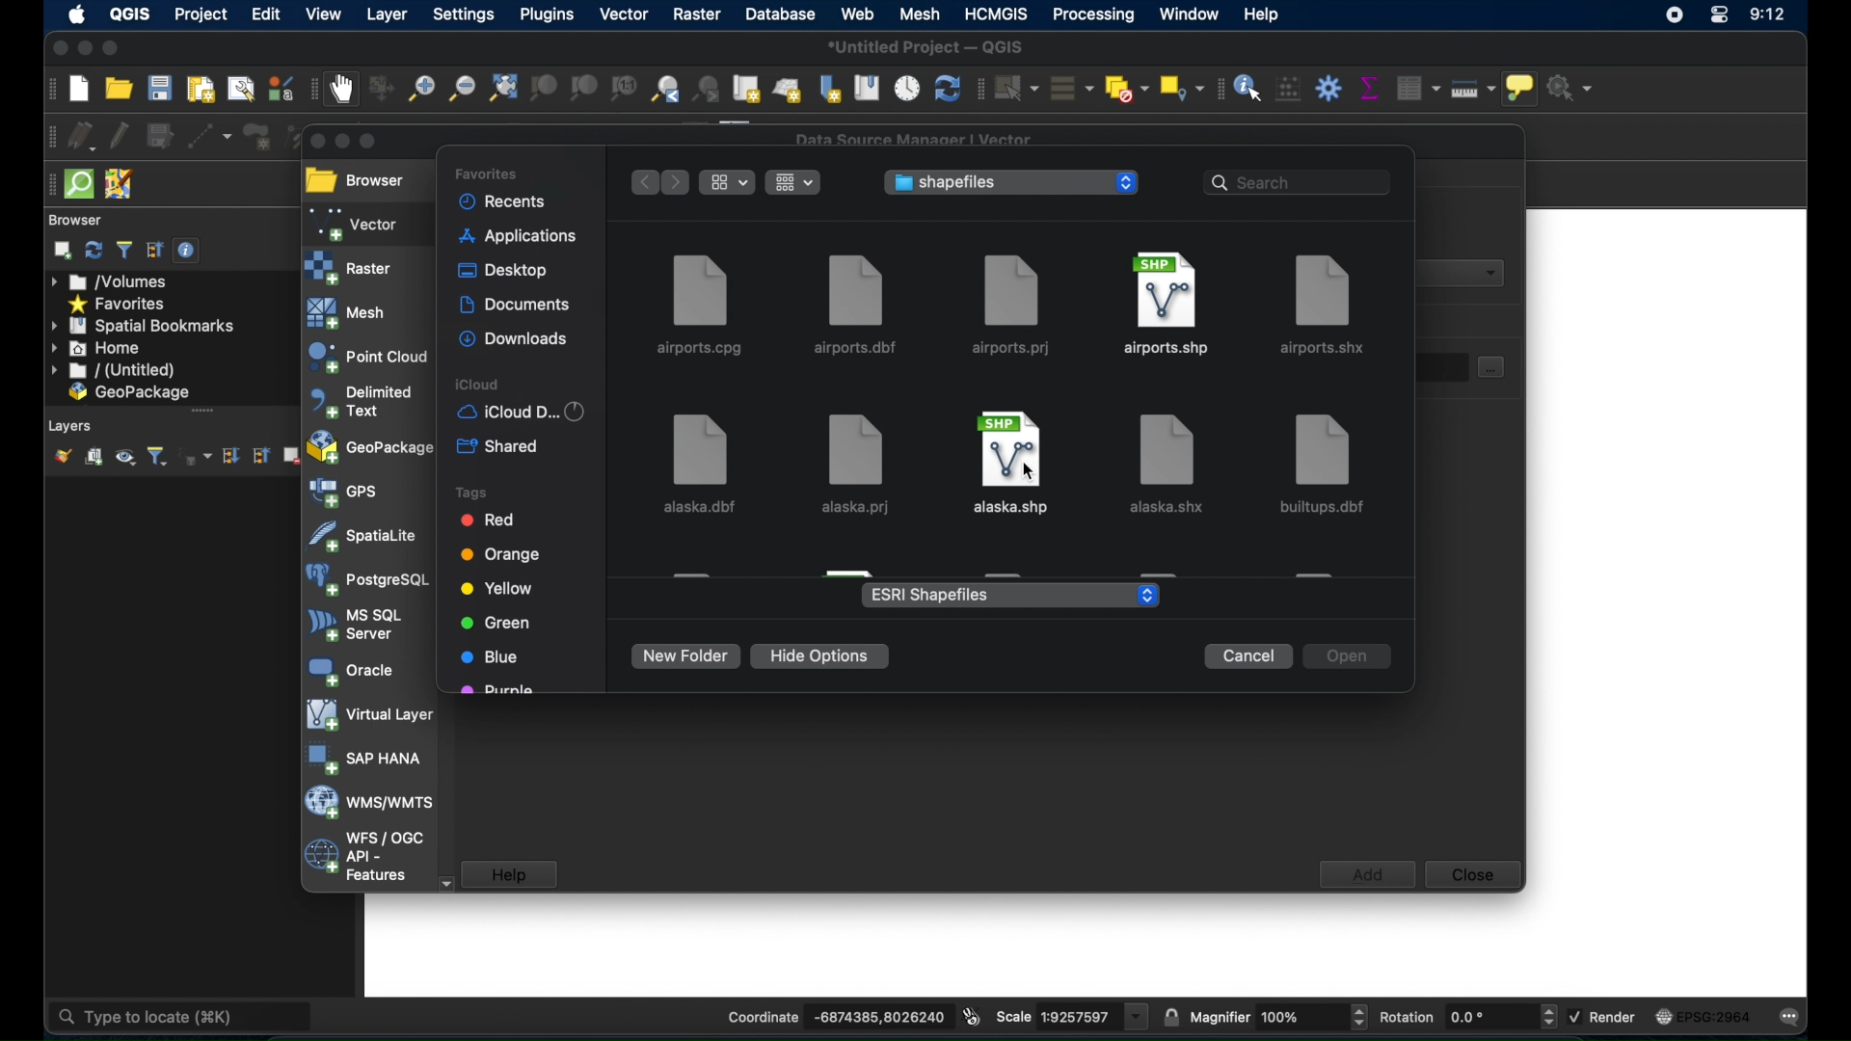 This screenshot has width=1851, height=1041. I want to click on obscured file, so click(1157, 574).